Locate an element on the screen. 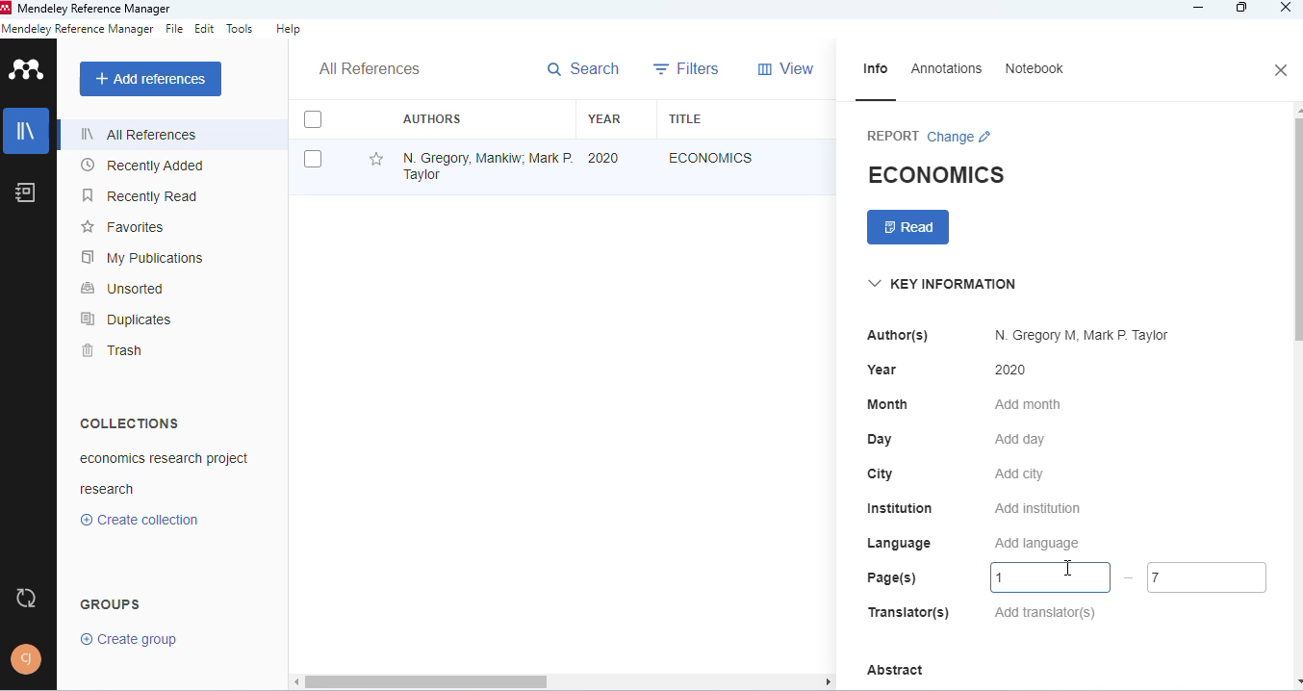 This screenshot has width=1303, height=691. favorites is located at coordinates (124, 227).